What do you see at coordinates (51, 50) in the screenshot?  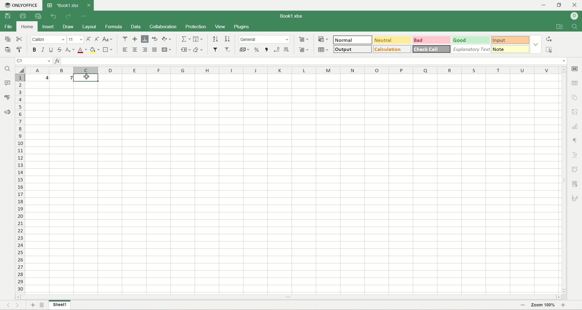 I see `underline` at bounding box center [51, 50].